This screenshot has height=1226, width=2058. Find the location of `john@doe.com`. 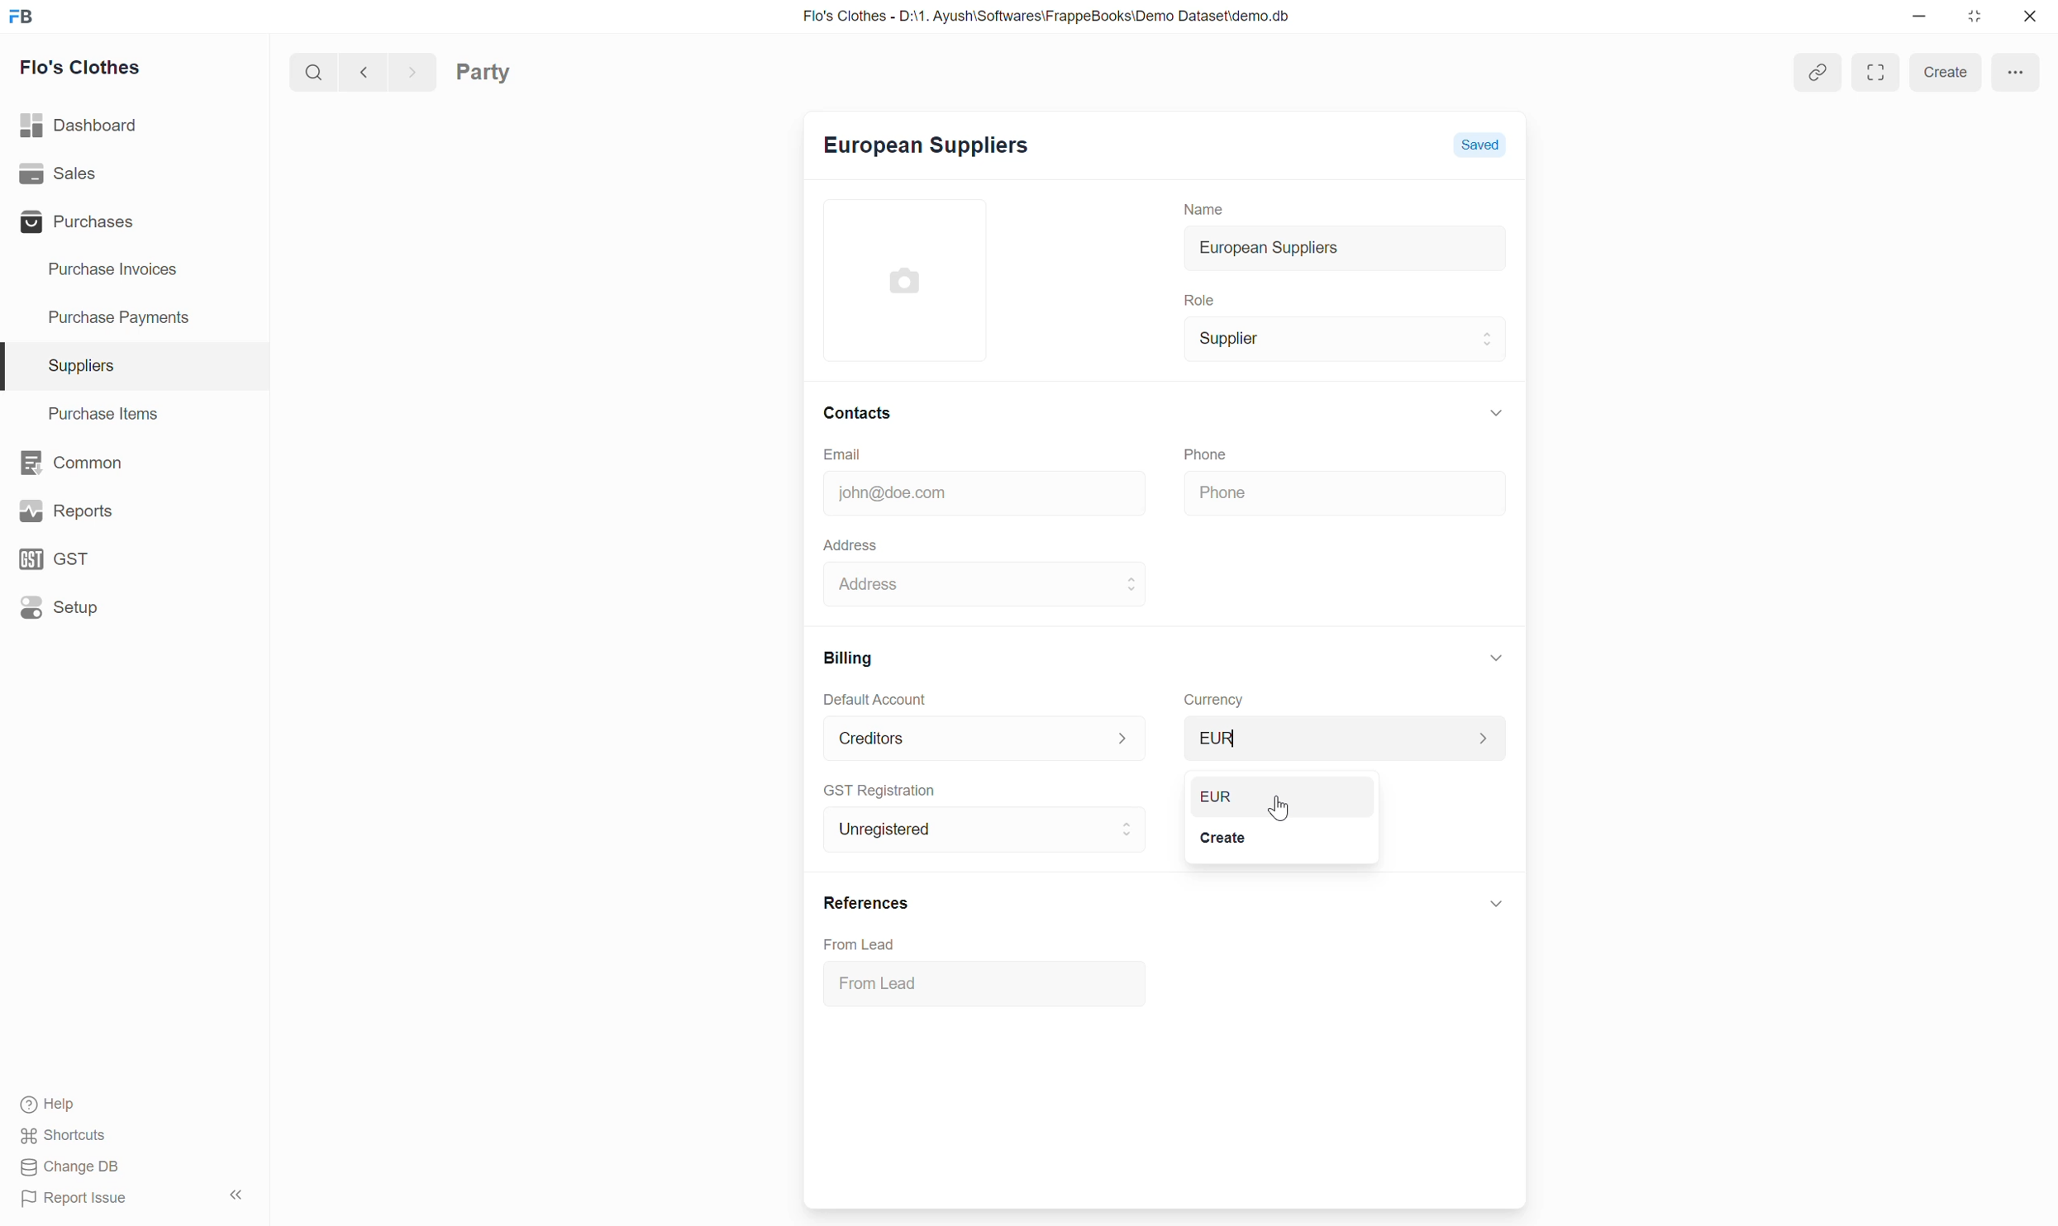

john@doe.com is located at coordinates (885, 491).